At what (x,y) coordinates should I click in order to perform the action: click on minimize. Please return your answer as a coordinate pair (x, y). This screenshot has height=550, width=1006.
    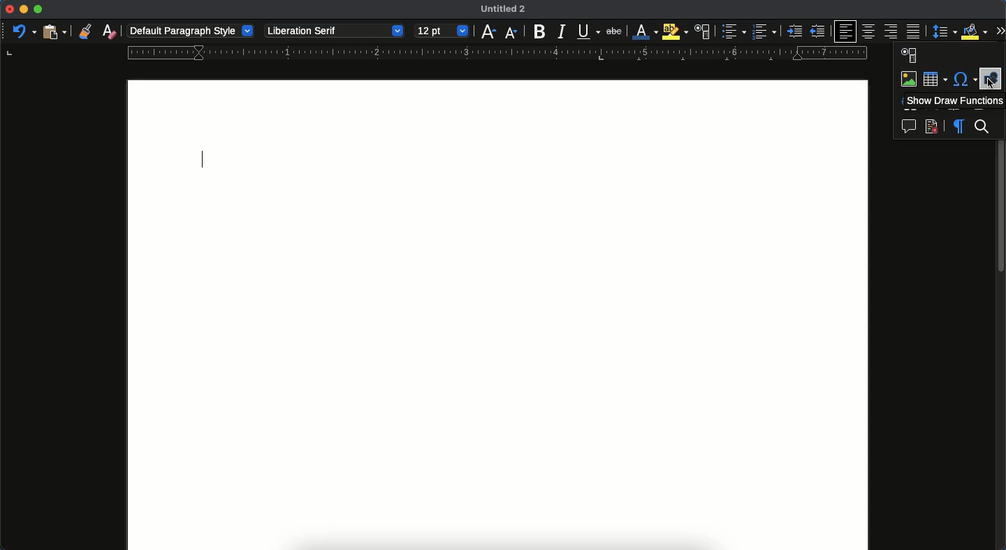
    Looking at the image, I should click on (24, 9).